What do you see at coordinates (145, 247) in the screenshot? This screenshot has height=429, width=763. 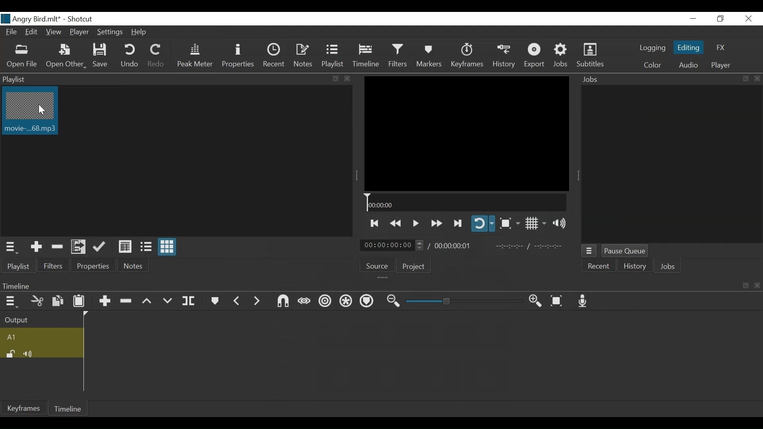 I see `View as files` at bounding box center [145, 247].